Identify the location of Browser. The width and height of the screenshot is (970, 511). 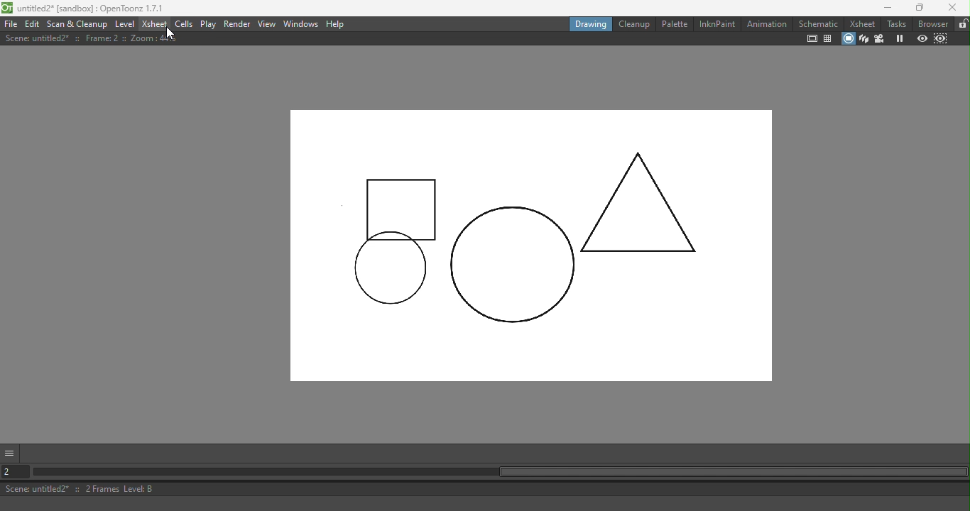
(933, 23).